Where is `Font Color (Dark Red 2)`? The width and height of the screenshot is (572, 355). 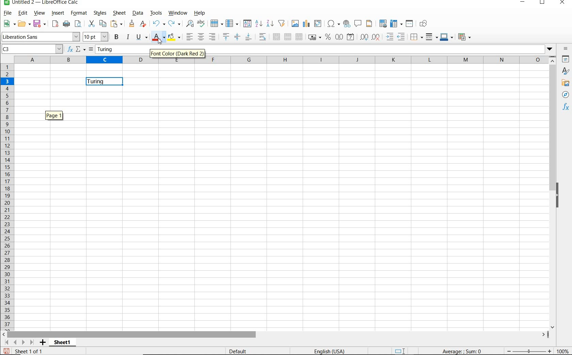
Font Color (Dark Red 2) is located at coordinates (178, 53).